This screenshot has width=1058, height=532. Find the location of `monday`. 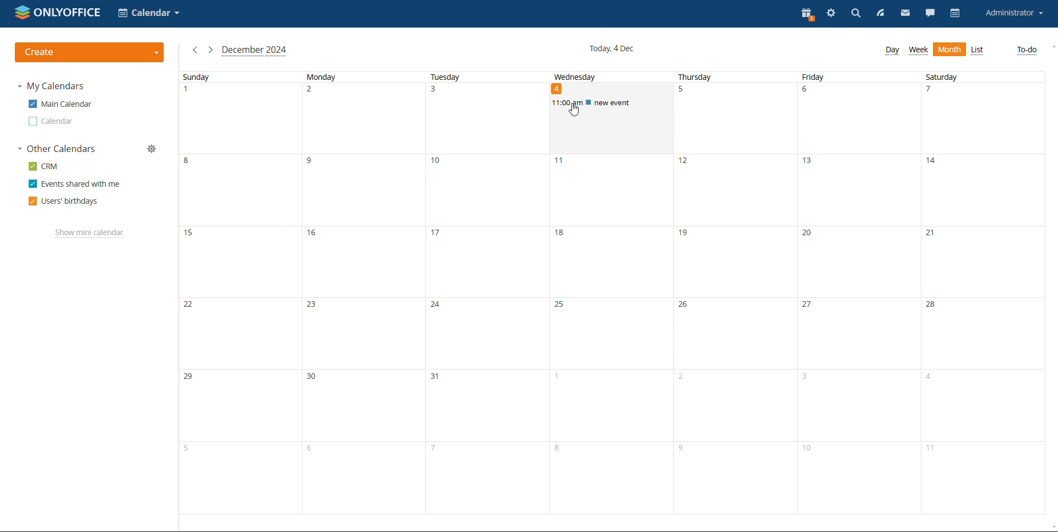

monday is located at coordinates (361, 293).